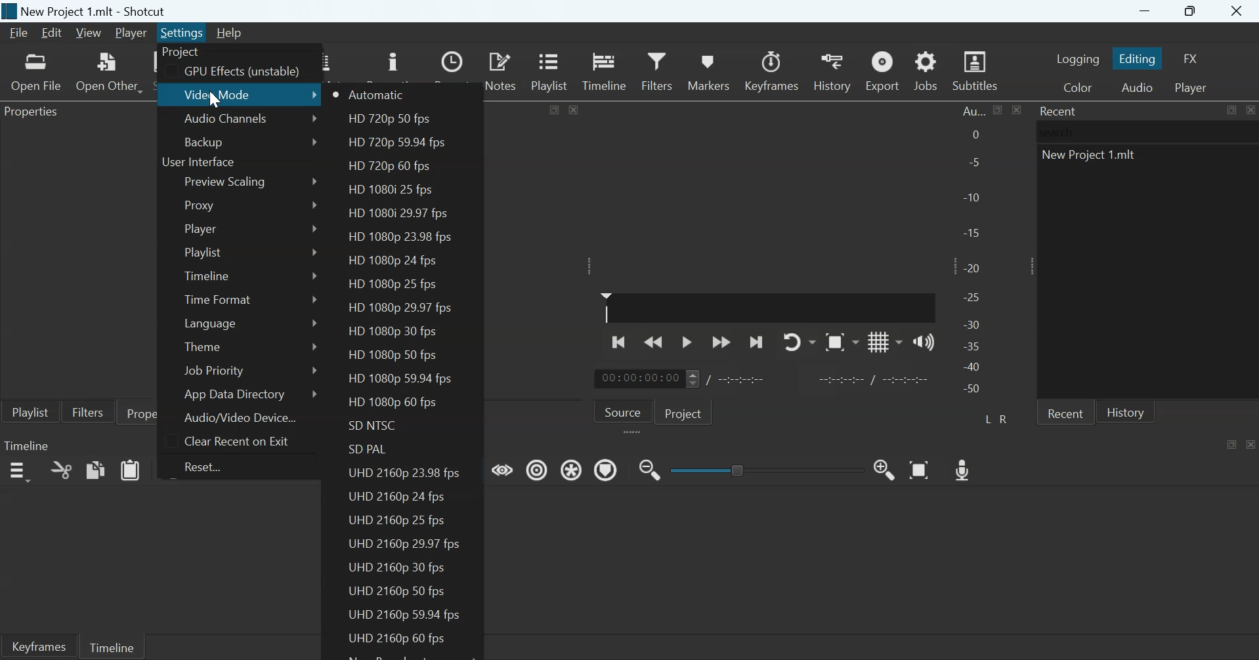 The width and height of the screenshot is (1259, 660). I want to click on Notes, so click(502, 70).